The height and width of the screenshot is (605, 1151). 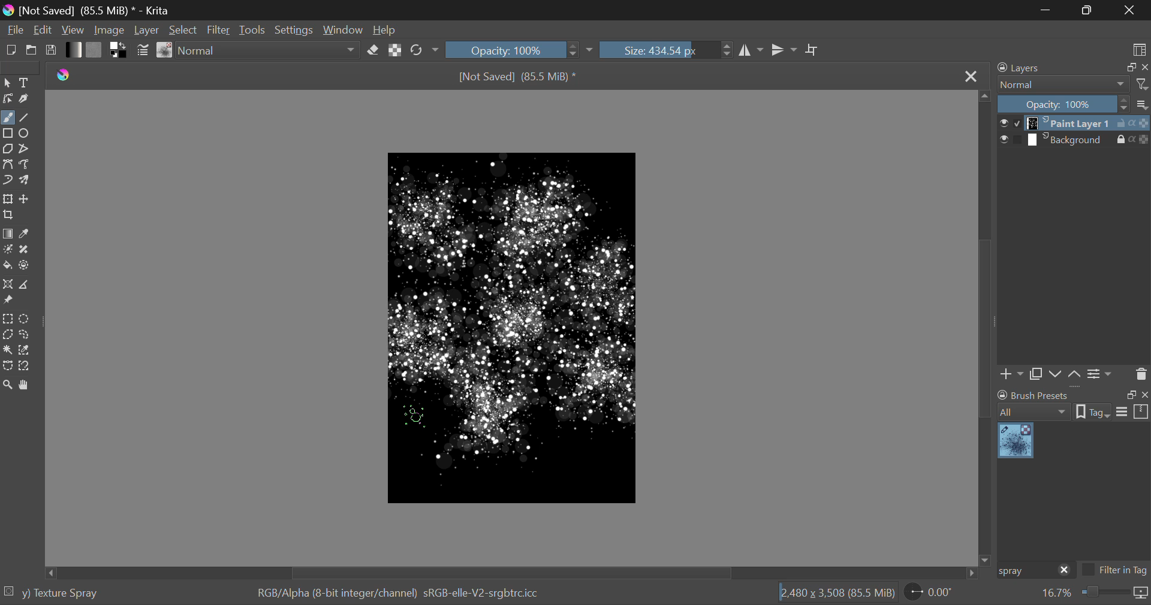 What do you see at coordinates (119, 50) in the screenshot?
I see `Colors in Use` at bounding box center [119, 50].